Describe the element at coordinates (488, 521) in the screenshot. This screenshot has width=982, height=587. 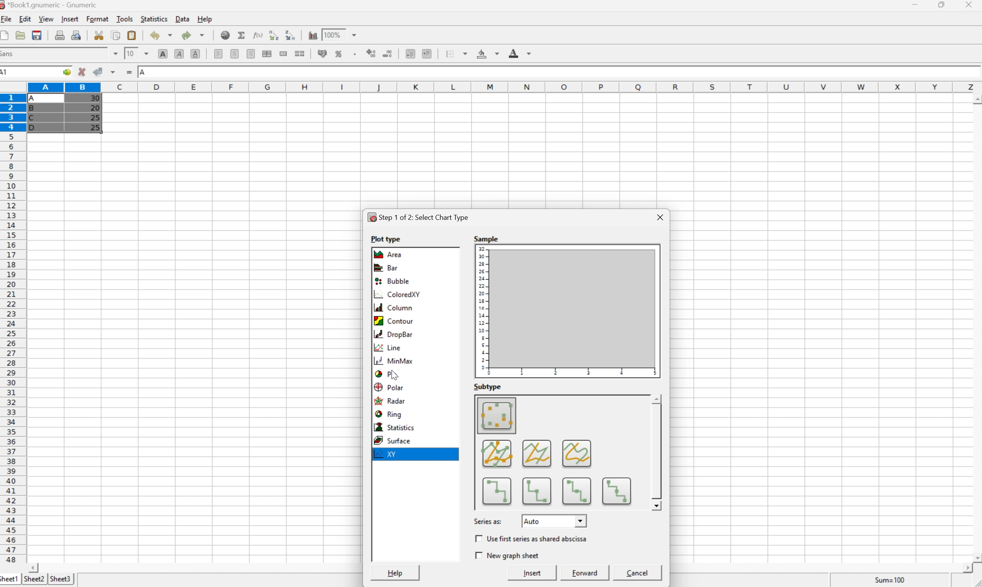
I see `Series as:` at that location.